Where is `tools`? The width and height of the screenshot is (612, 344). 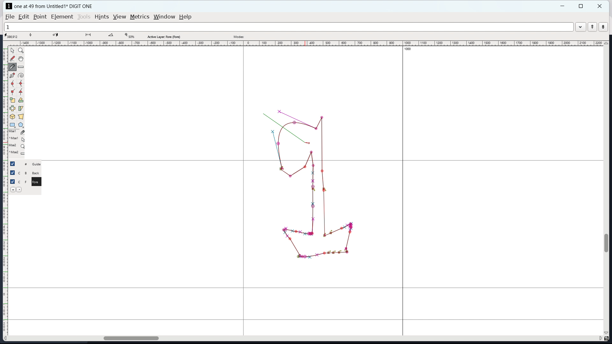
tools is located at coordinates (84, 17).